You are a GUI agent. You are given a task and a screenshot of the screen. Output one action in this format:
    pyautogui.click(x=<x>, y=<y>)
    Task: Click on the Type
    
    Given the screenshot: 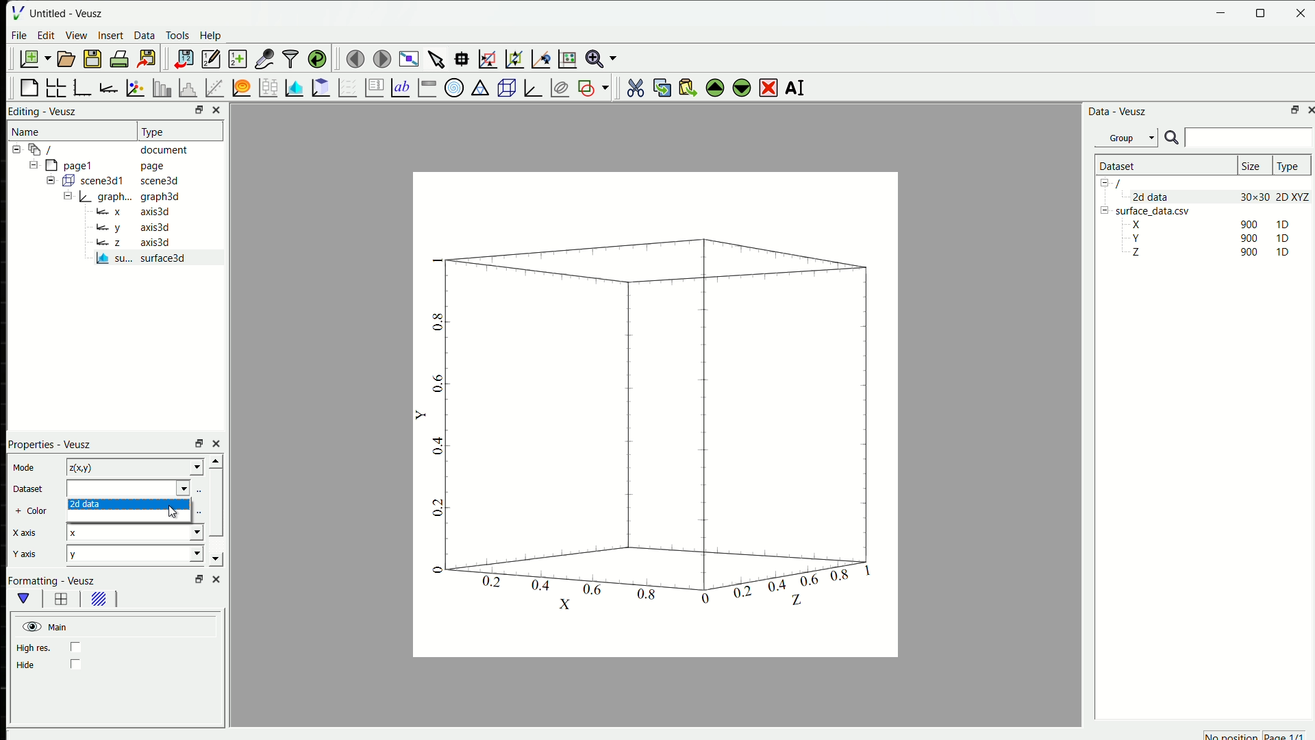 What is the action you would take?
    pyautogui.click(x=1289, y=166)
    